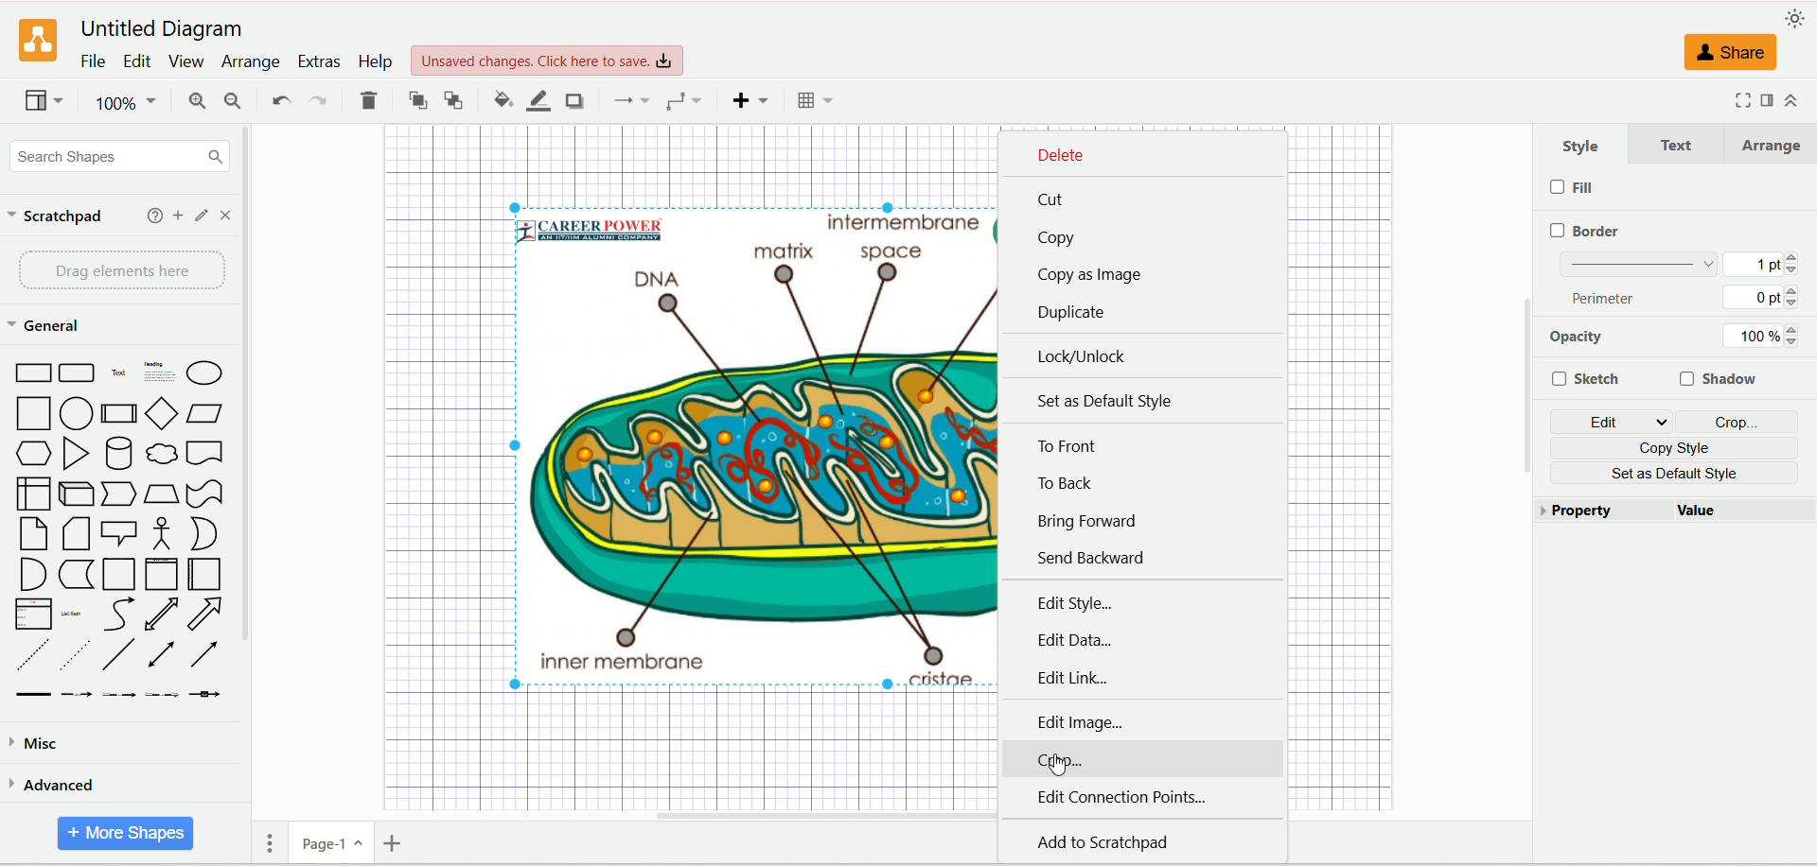 The width and height of the screenshot is (1817, 866). What do you see at coordinates (118, 536) in the screenshot?
I see `Callout` at bounding box center [118, 536].